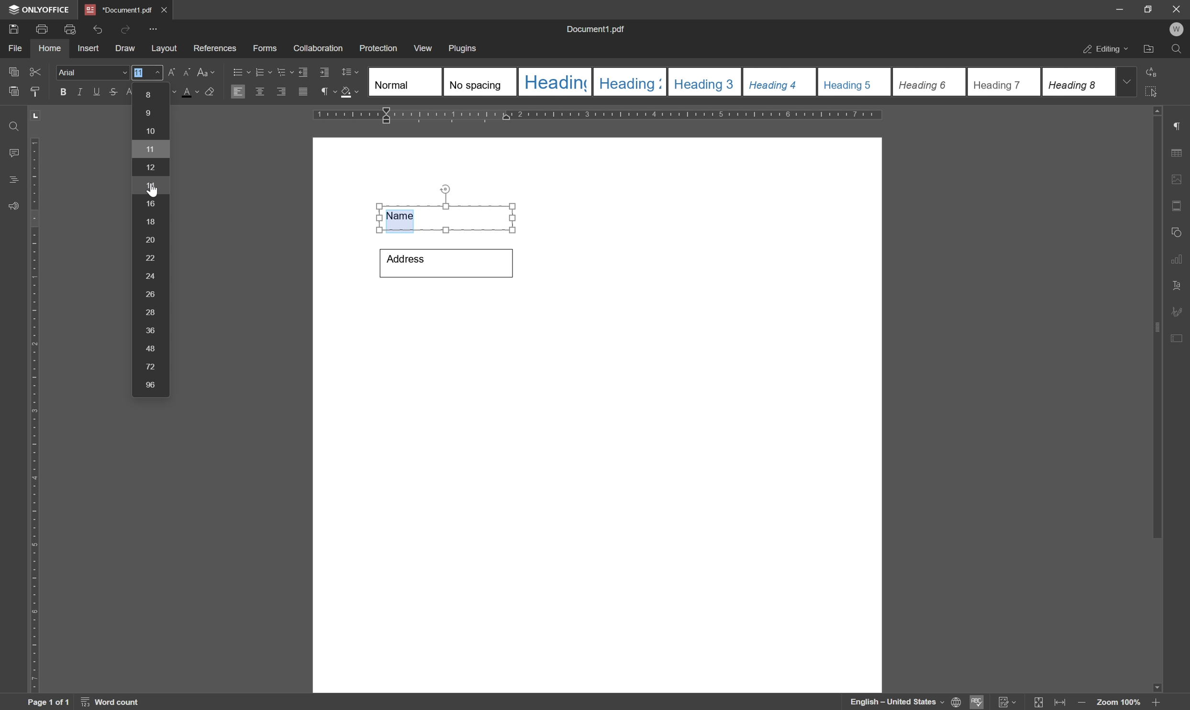 This screenshot has height=710, width=1190. Describe the element at coordinates (1006, 702) in the screenshot. I see `track changes` at that location.